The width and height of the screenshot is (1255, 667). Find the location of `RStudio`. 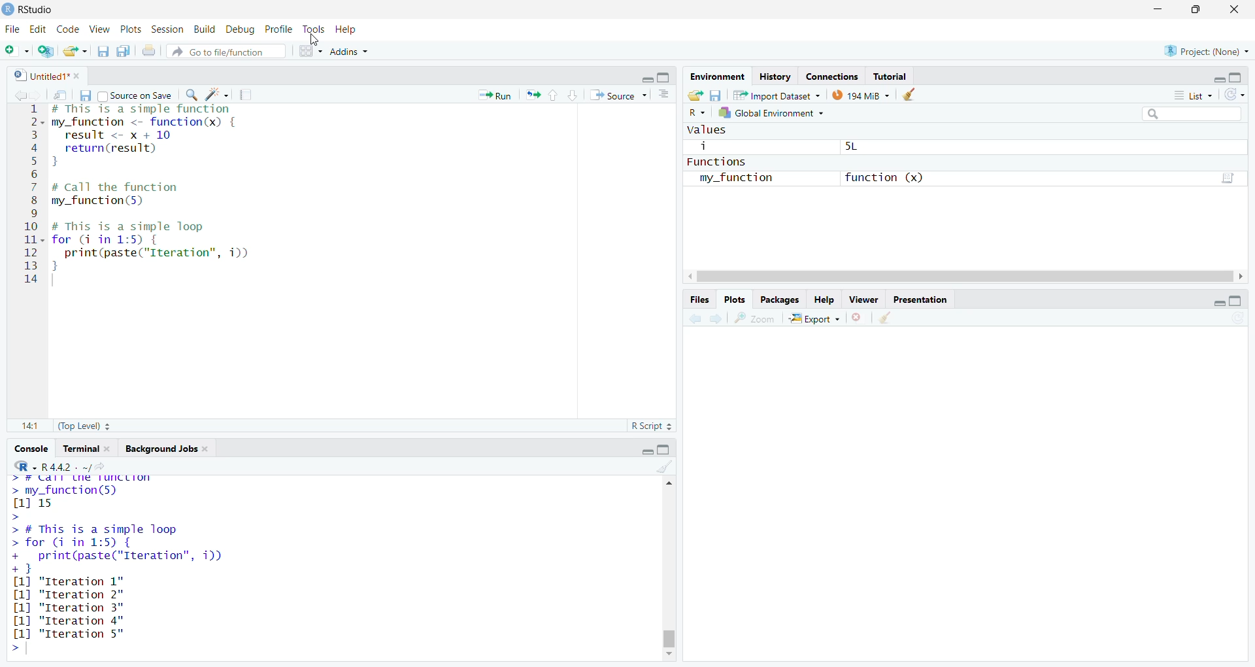

RStudio is located at coordinates (42, 8).